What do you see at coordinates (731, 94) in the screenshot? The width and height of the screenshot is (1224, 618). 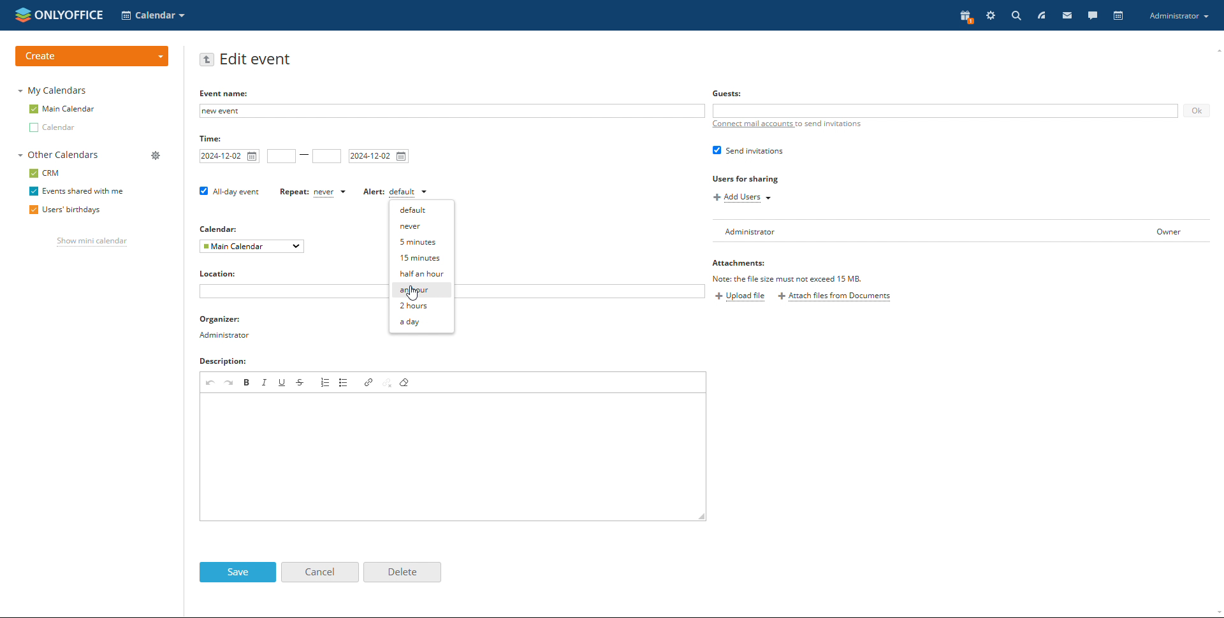 I see `Guests:` at bounding box center [731, 94].